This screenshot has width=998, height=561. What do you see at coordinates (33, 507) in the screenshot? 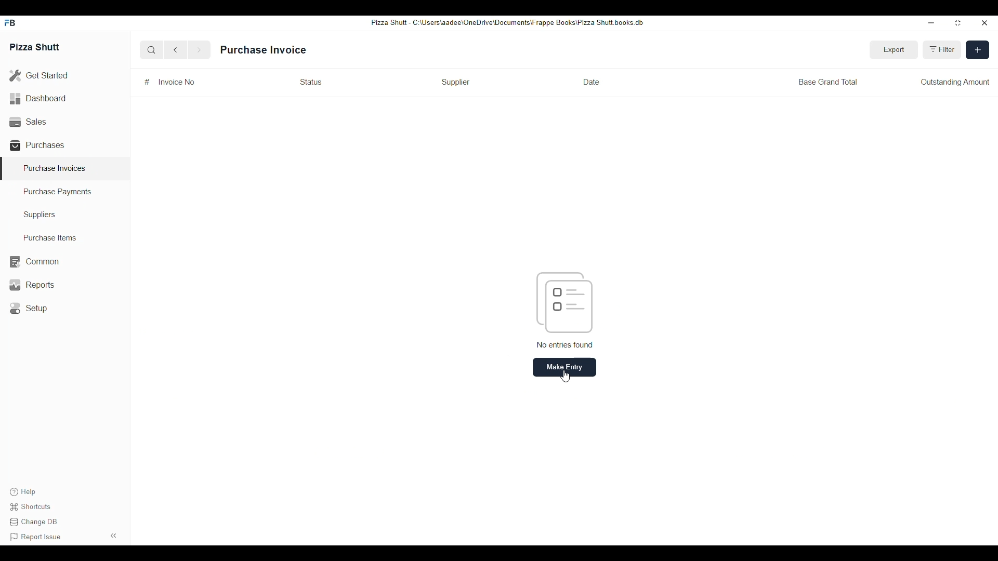
I see `Shortcuts` at bounding box center [33, 507].